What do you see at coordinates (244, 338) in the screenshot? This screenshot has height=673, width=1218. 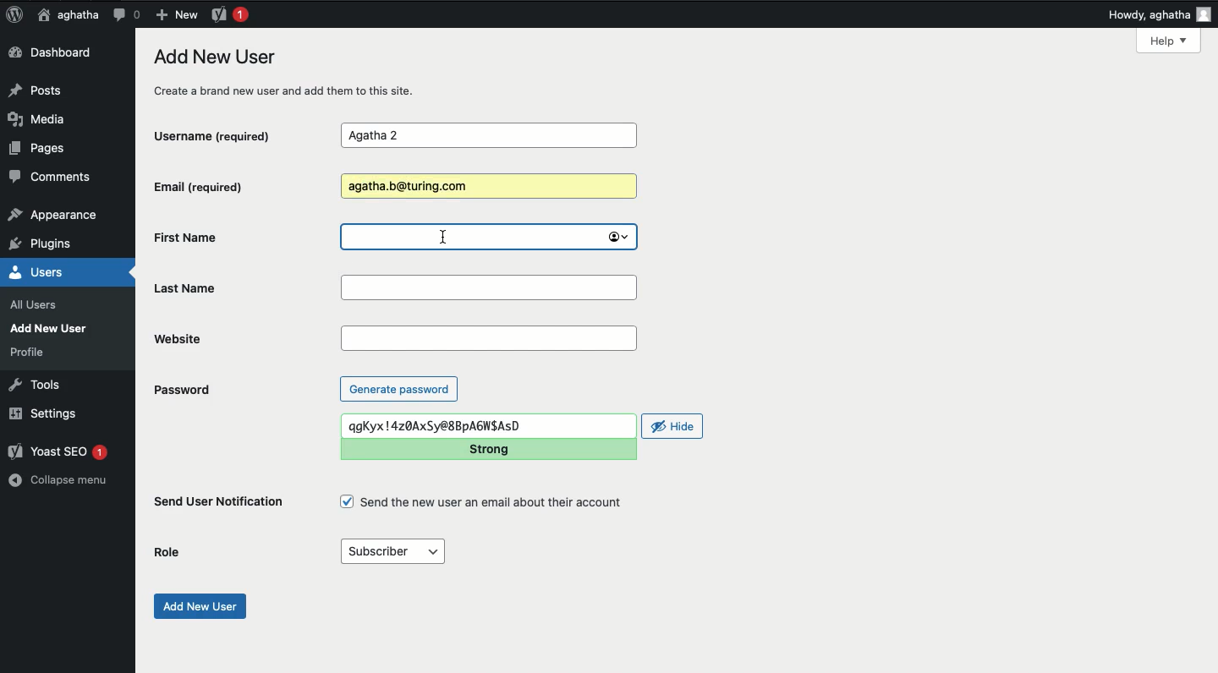 I see `Website` at bounding box center [244, 338].